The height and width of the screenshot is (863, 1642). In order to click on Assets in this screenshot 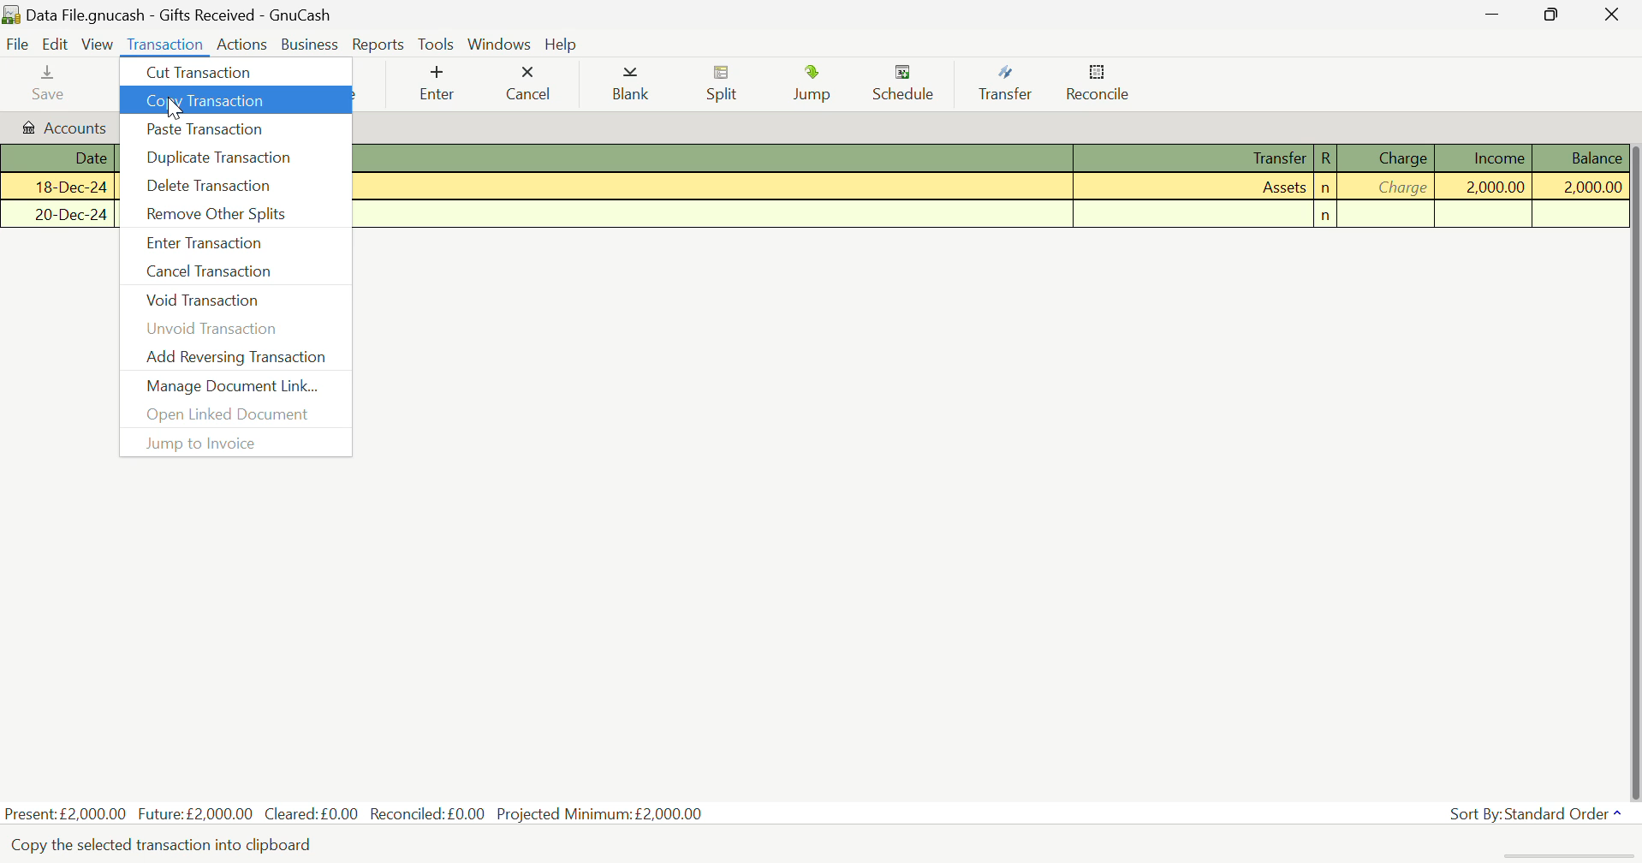, I will do `click(1196, 188)`.